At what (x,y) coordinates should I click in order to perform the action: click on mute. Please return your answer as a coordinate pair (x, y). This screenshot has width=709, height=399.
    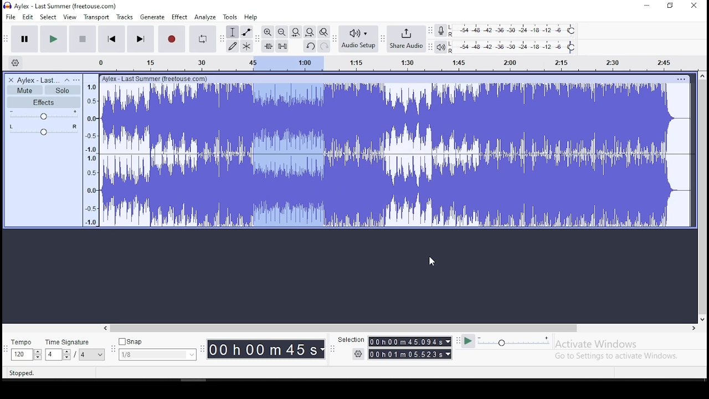
    Looking at the image, I should click on (25, 90).